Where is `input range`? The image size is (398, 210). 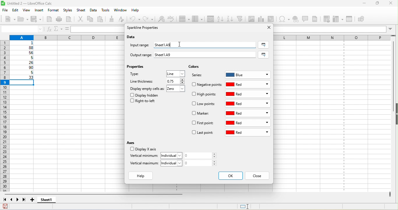 input range is located at coordinates (140, 46).